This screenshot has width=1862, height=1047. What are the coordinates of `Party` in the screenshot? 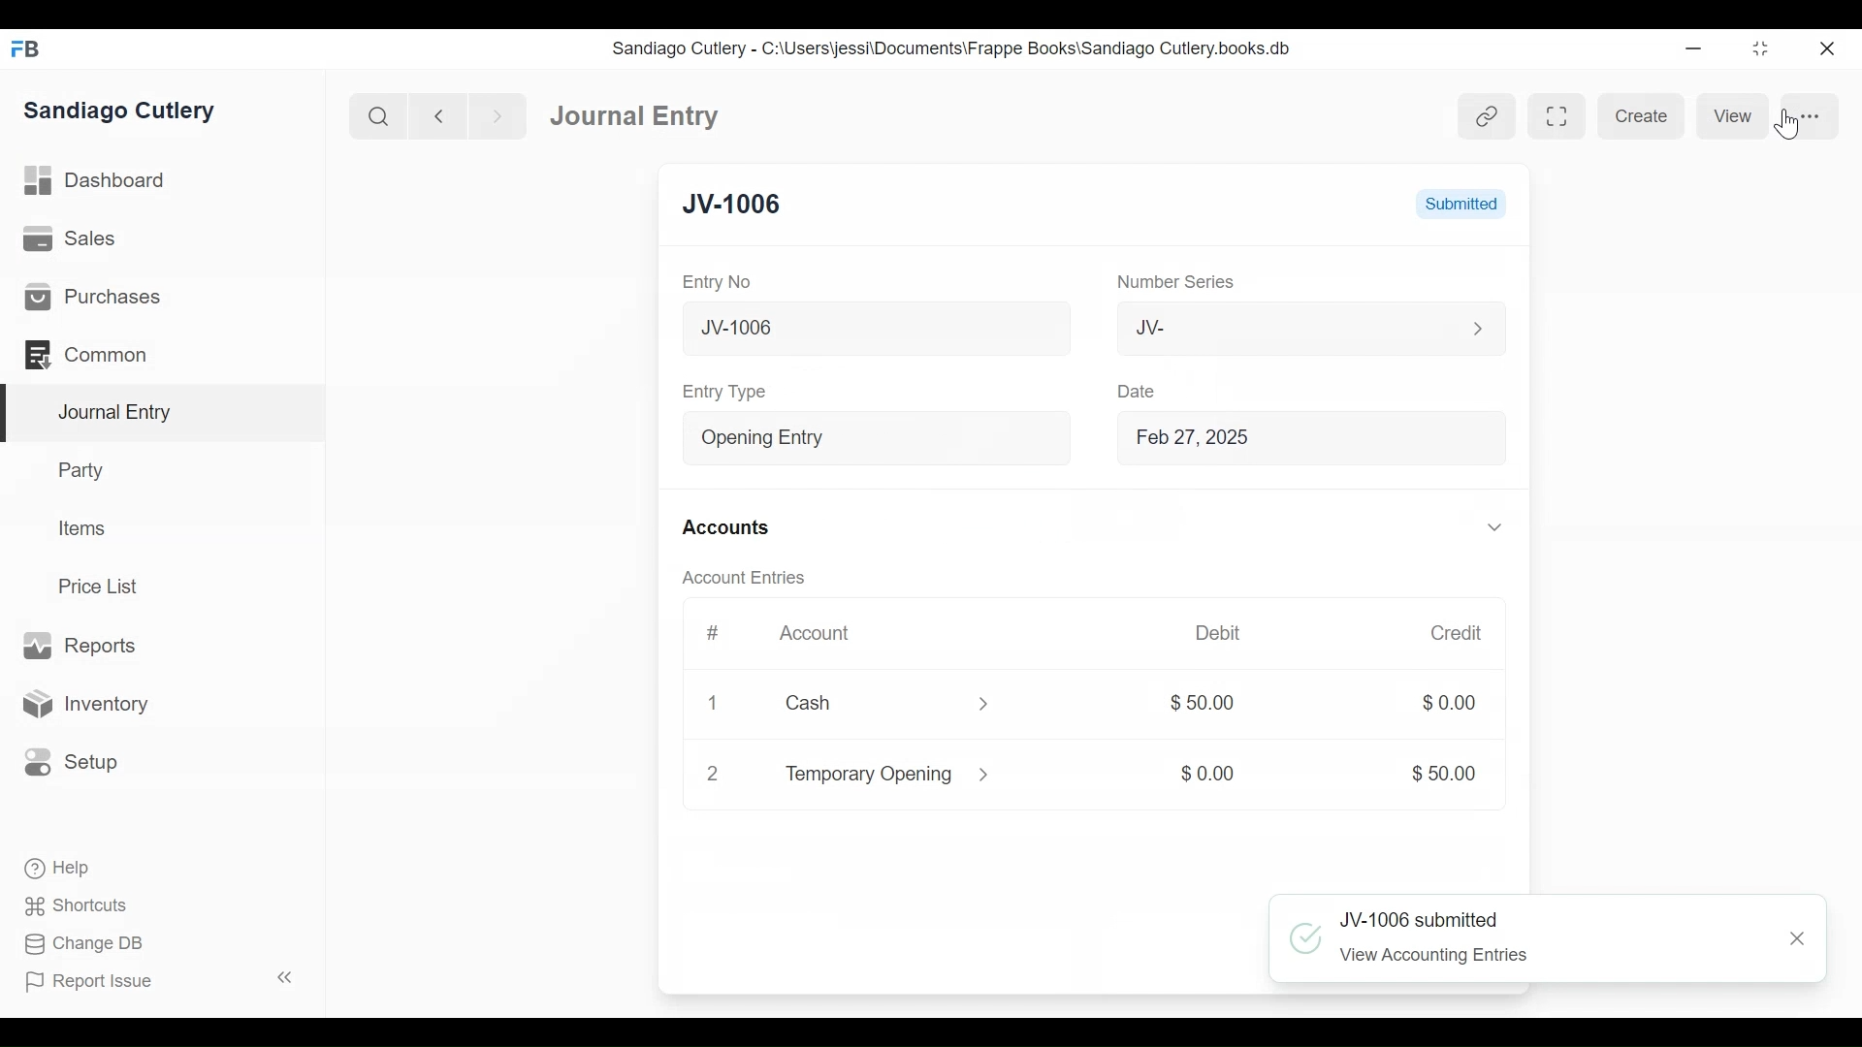 It's located at (84, 469).